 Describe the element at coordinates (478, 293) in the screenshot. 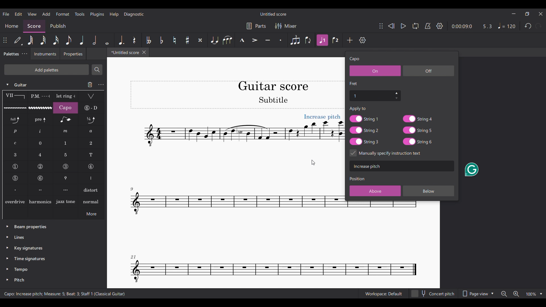

I see `Page view options` at that location.